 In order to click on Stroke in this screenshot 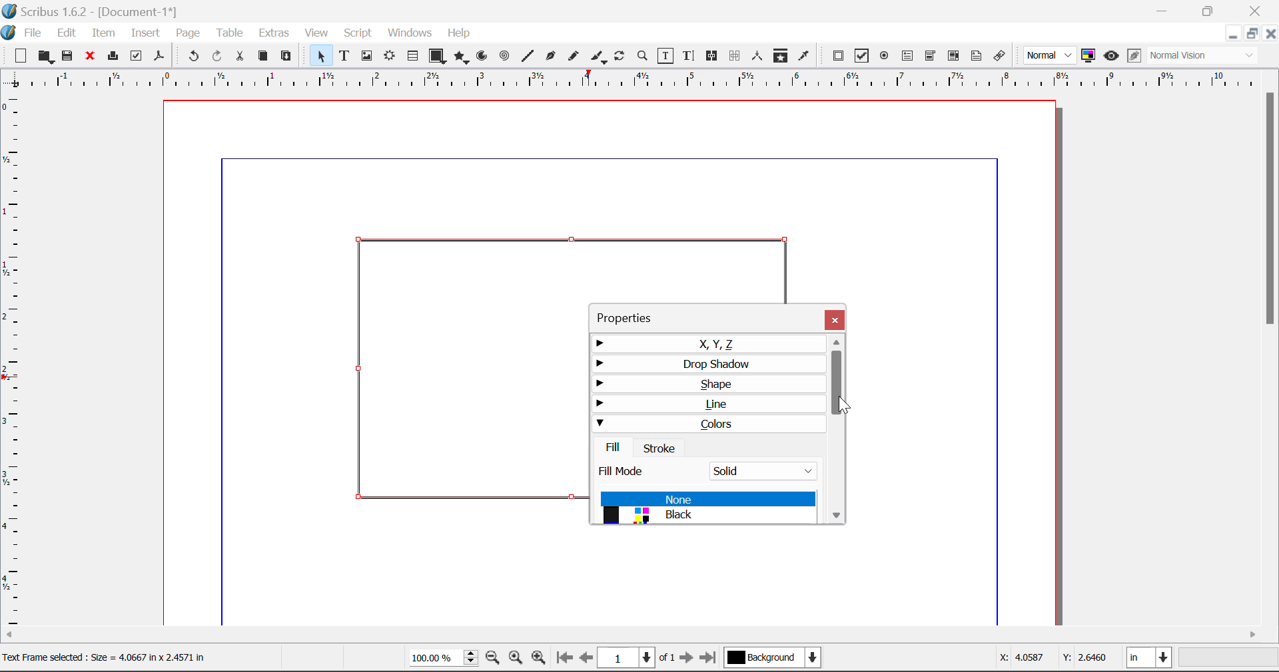, I will do `click(658, 449)`.